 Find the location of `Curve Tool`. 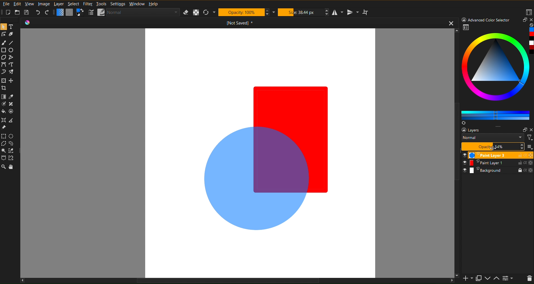

Curve Tool is located at coordinates (4, 72).